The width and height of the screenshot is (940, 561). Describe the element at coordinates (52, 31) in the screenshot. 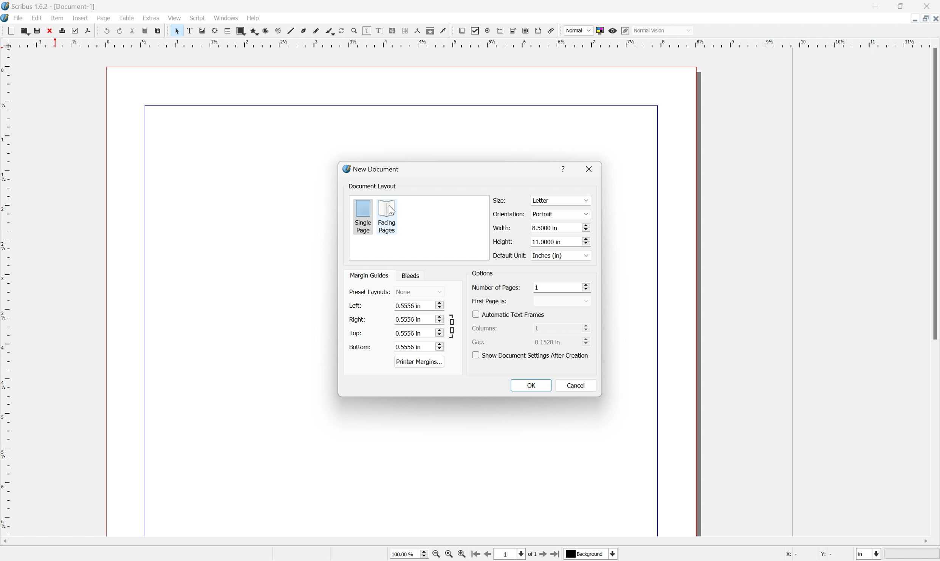

I see `Close` at that location.